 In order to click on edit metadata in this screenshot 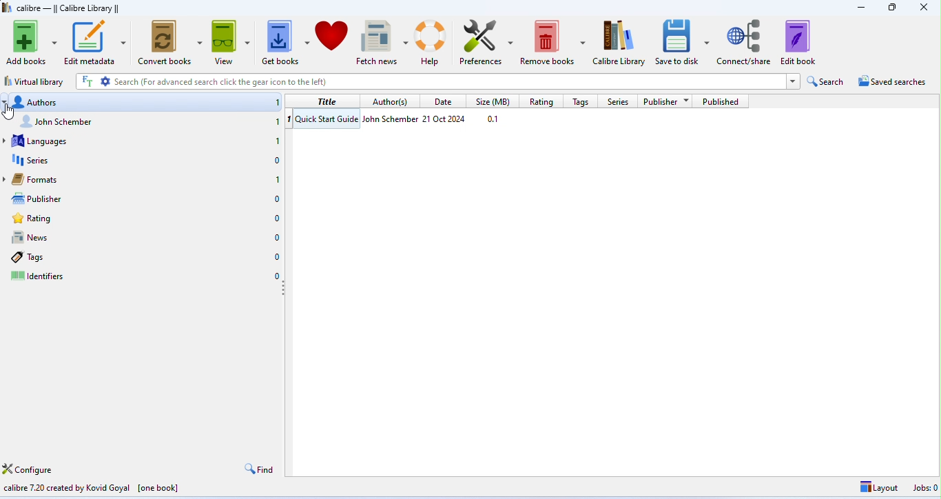, I will do `click(96, 42)`.